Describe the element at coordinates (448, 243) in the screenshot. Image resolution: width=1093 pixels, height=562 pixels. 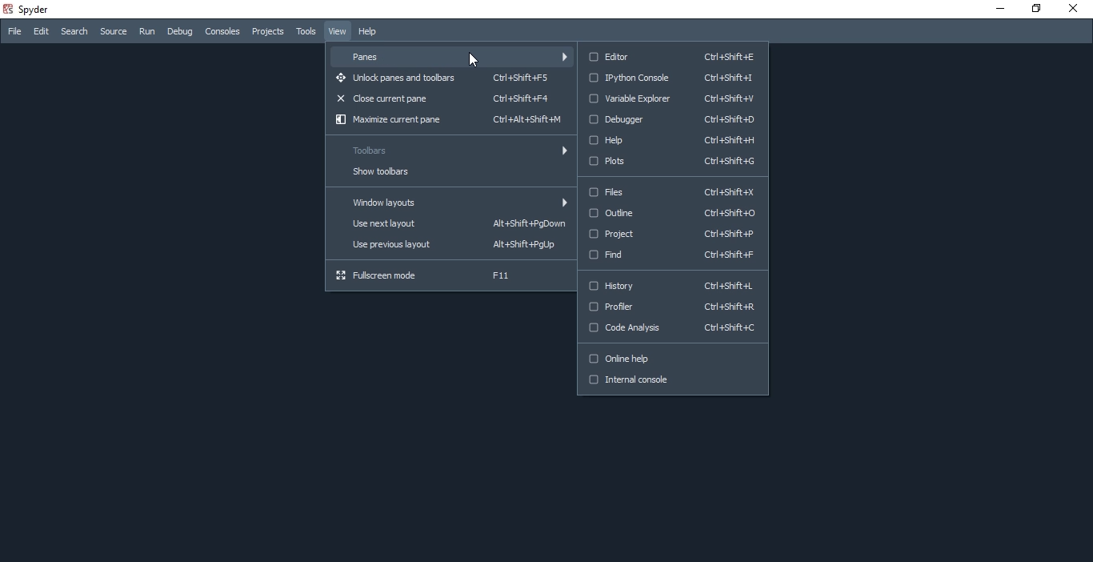
I see `Use previous layout` at that location.